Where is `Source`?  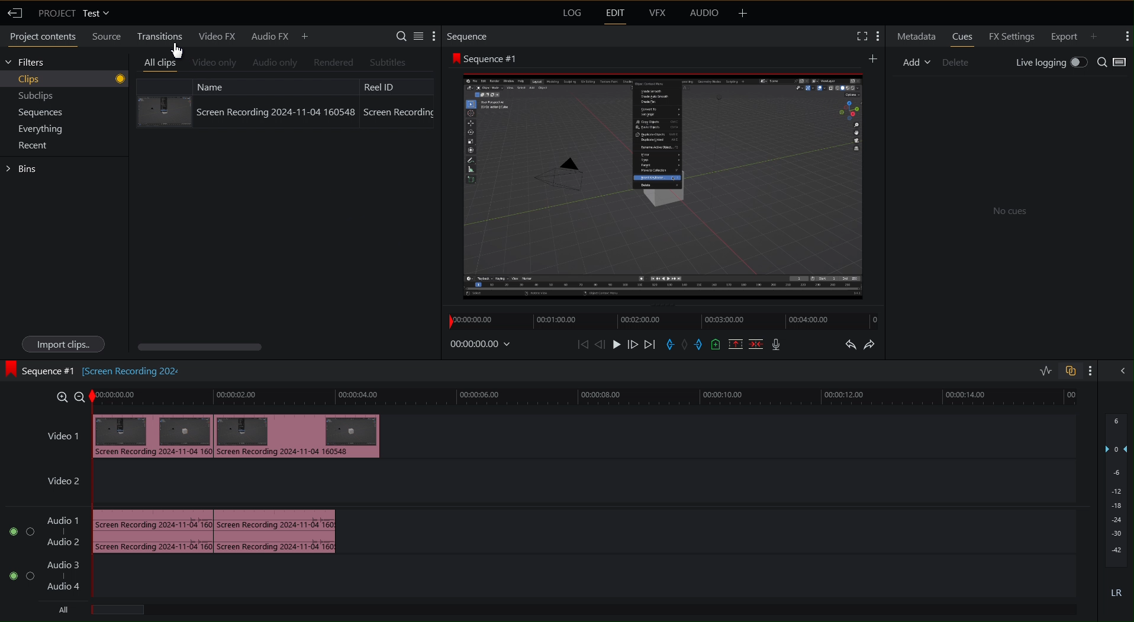 Source is located at coordinates (104, 36).